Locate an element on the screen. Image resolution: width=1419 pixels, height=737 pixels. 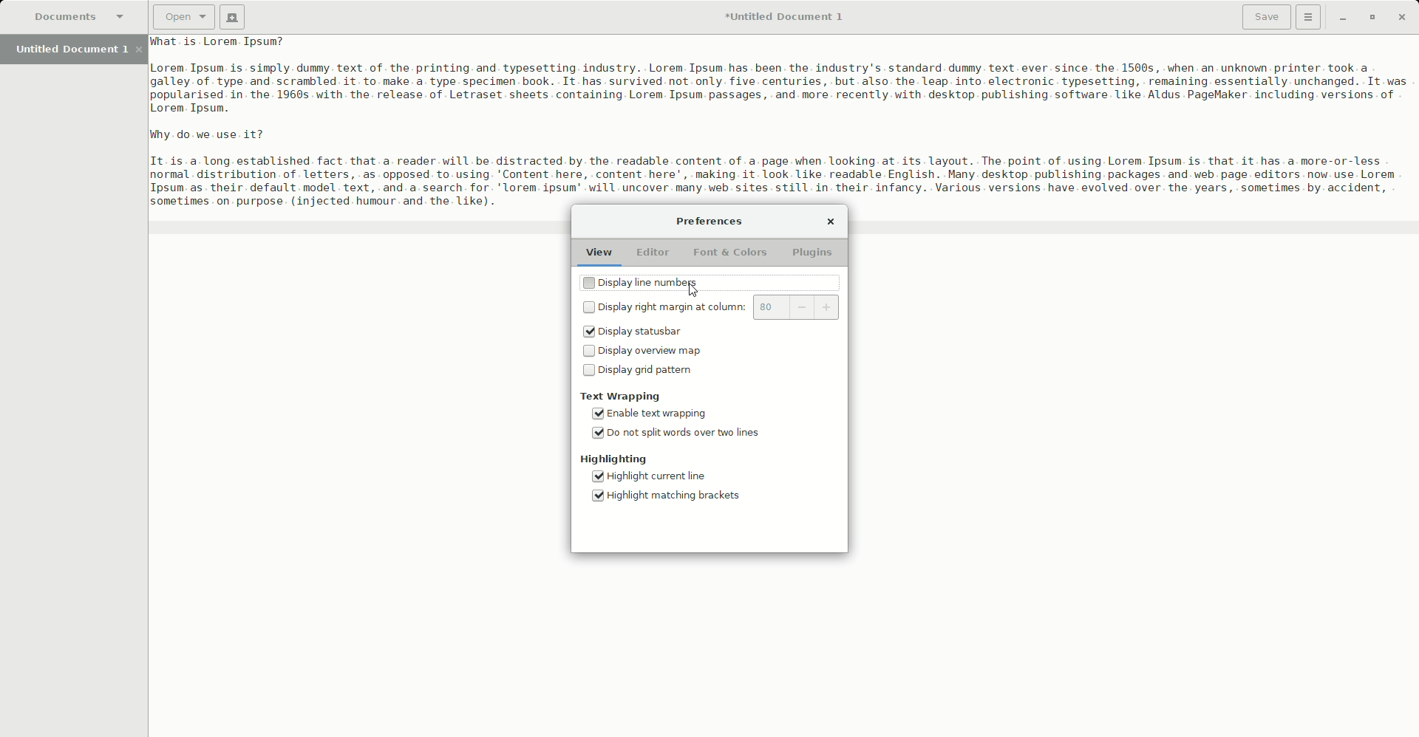
Enable text wrapping is located at coordinates (665, 415).